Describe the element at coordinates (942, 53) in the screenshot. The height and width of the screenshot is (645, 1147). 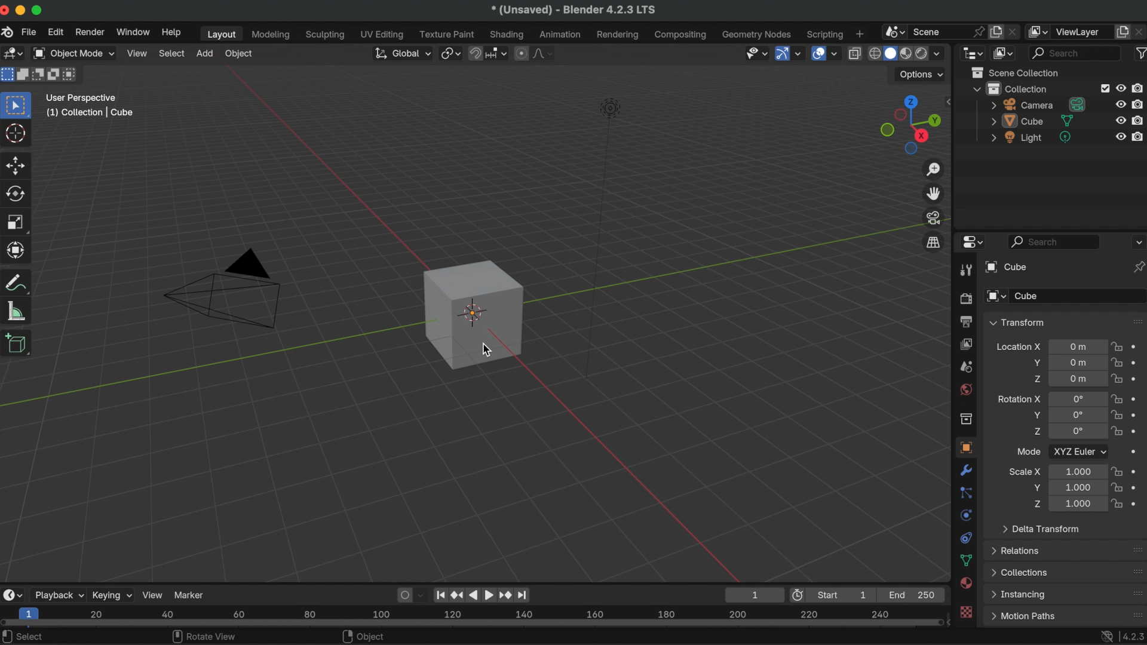
I see `shading` at that location.